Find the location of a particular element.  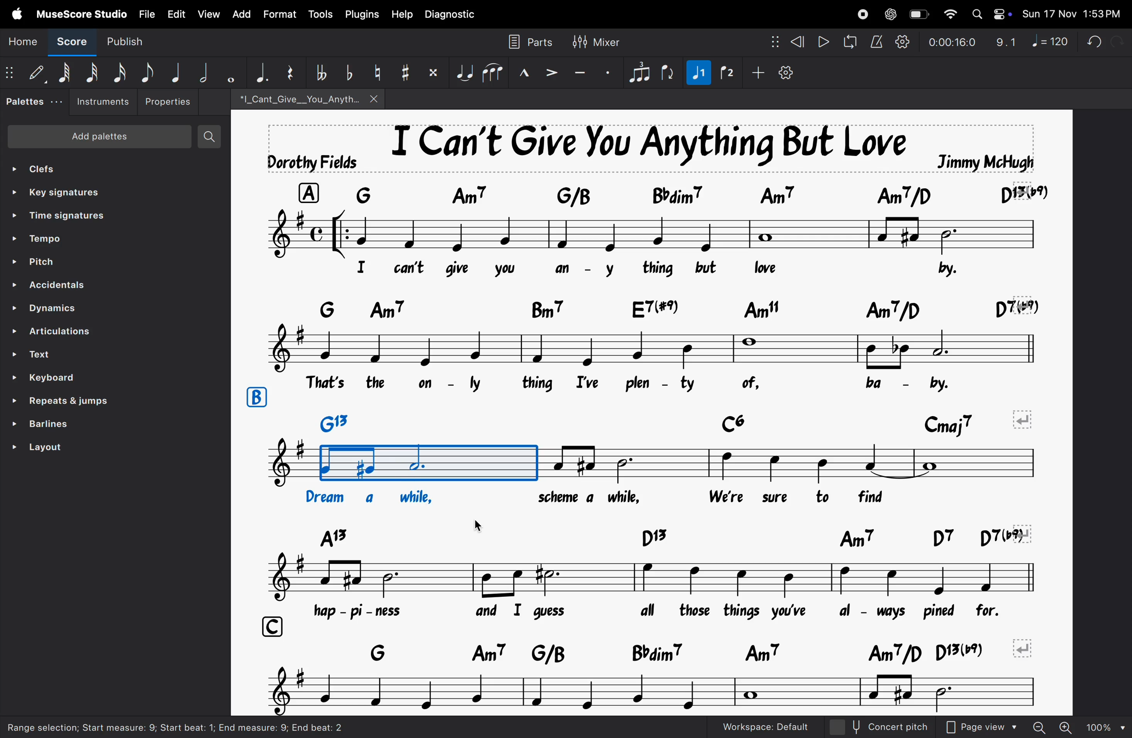

toggle sharp is located at coordinates (403, 73).